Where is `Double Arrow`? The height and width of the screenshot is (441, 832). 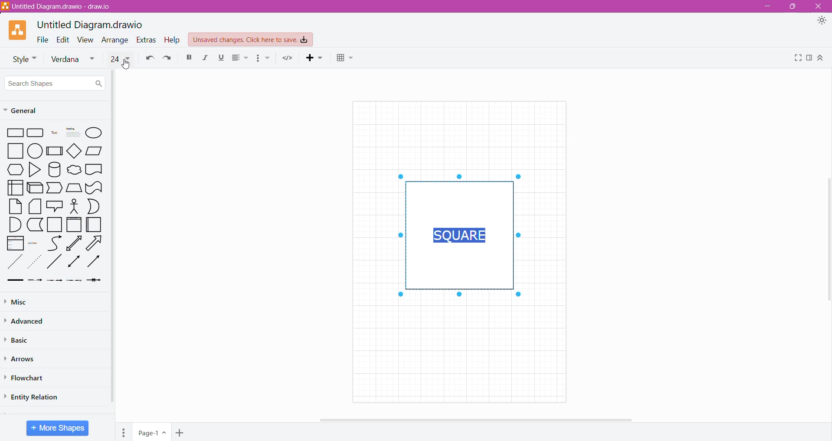
Double Arrow is located at coordinates (73, 263).